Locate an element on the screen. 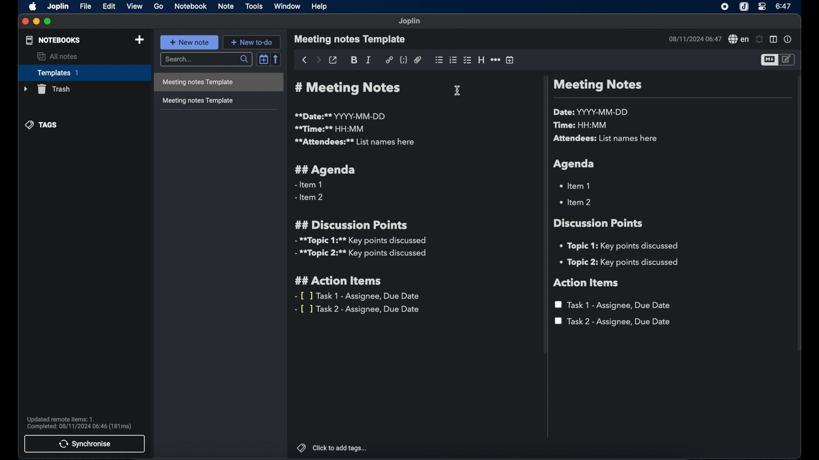 This screenshot has width=819, height=460. new to-do is located at coordinates (253, 42).